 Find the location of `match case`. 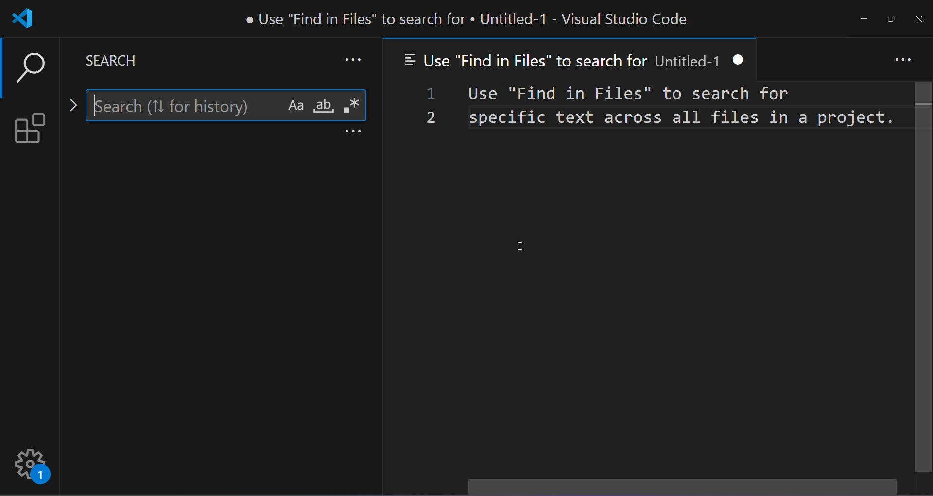

match case is located at coordinates (292, 104).